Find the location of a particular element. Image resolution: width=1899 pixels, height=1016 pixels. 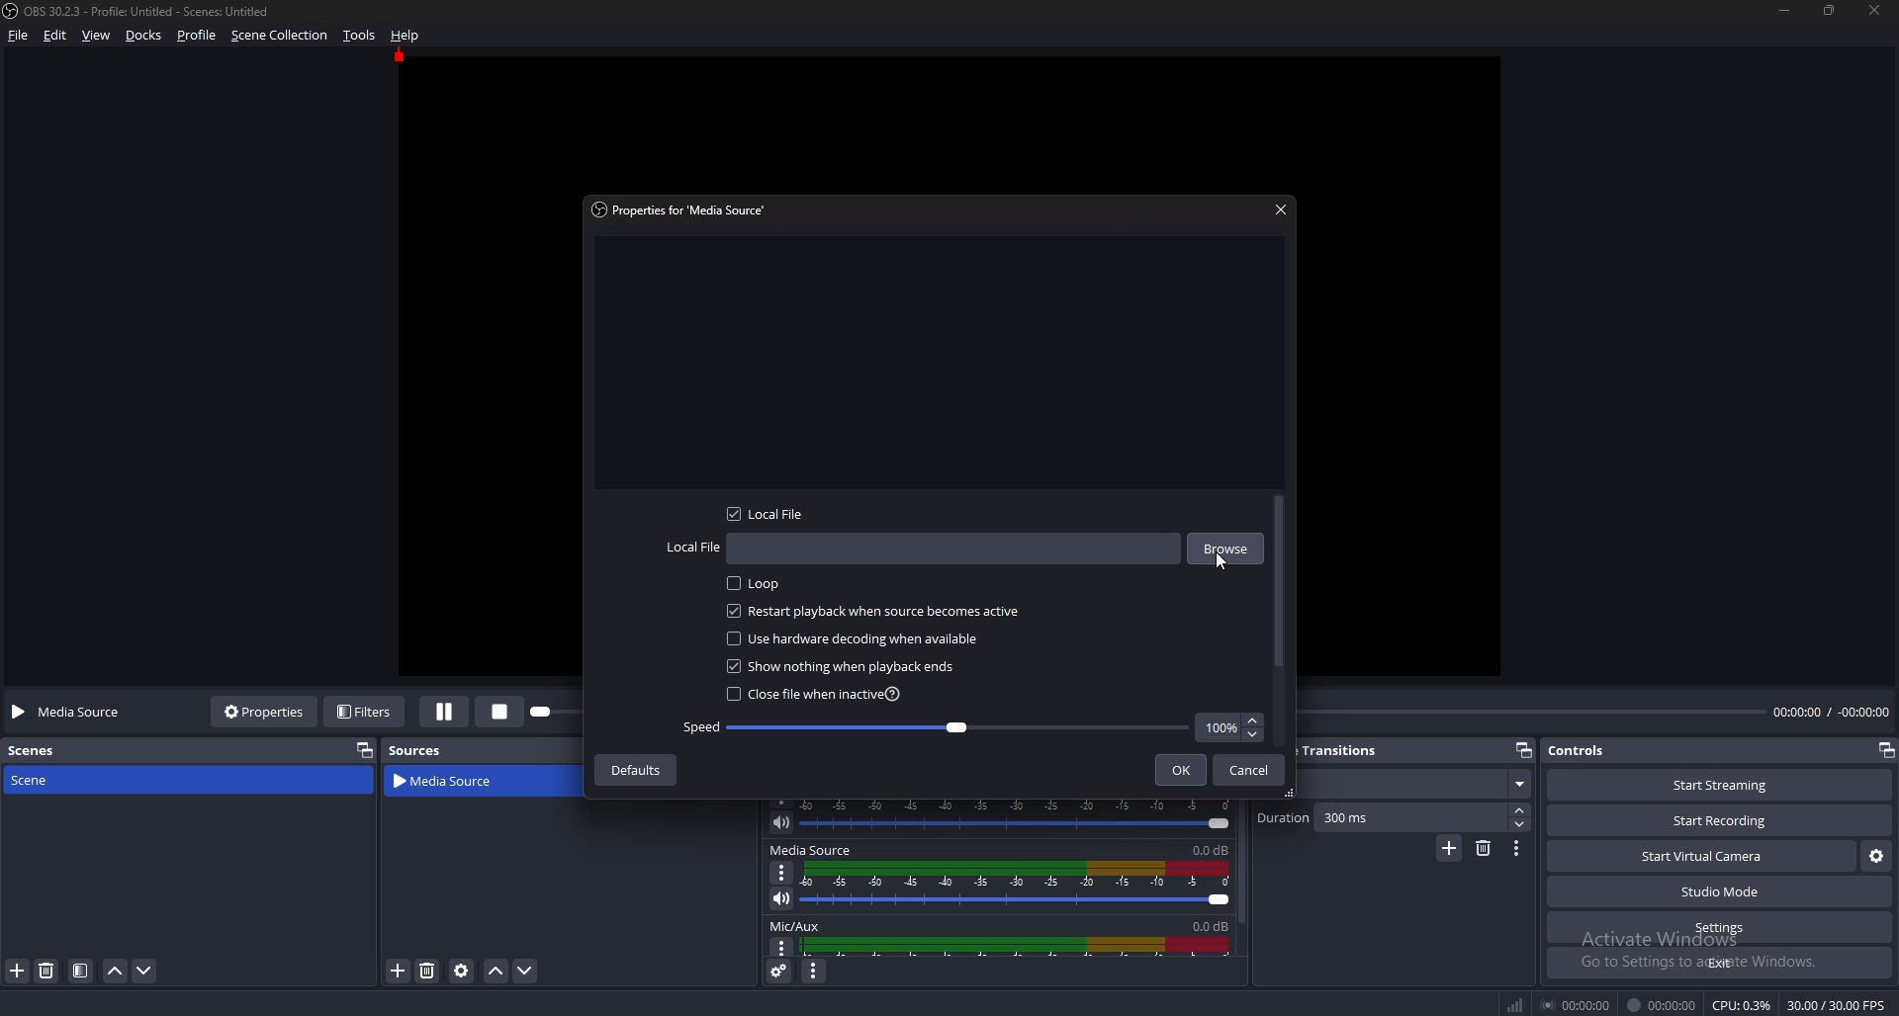

00:00:00 is located at coordinates (1662, 1005).